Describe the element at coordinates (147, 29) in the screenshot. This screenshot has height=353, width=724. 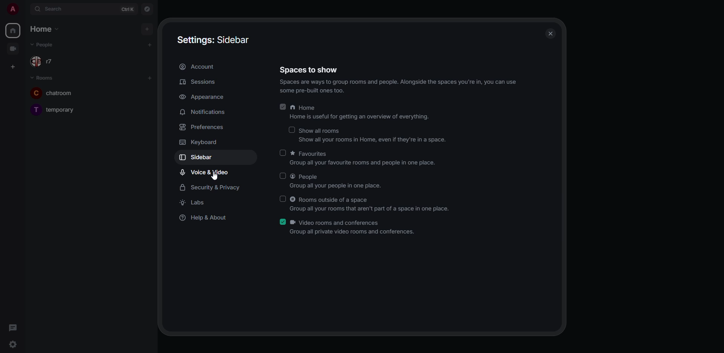
I see `add` at that location.